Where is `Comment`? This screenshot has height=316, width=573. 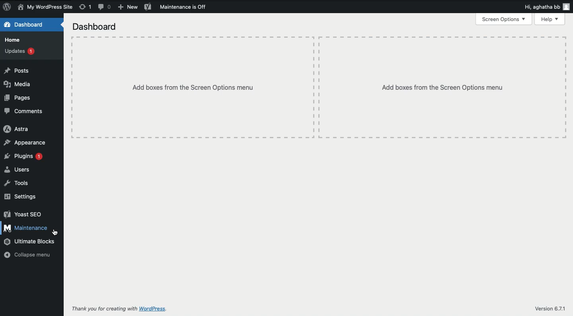
Comment is located at coordinates (104, 6).